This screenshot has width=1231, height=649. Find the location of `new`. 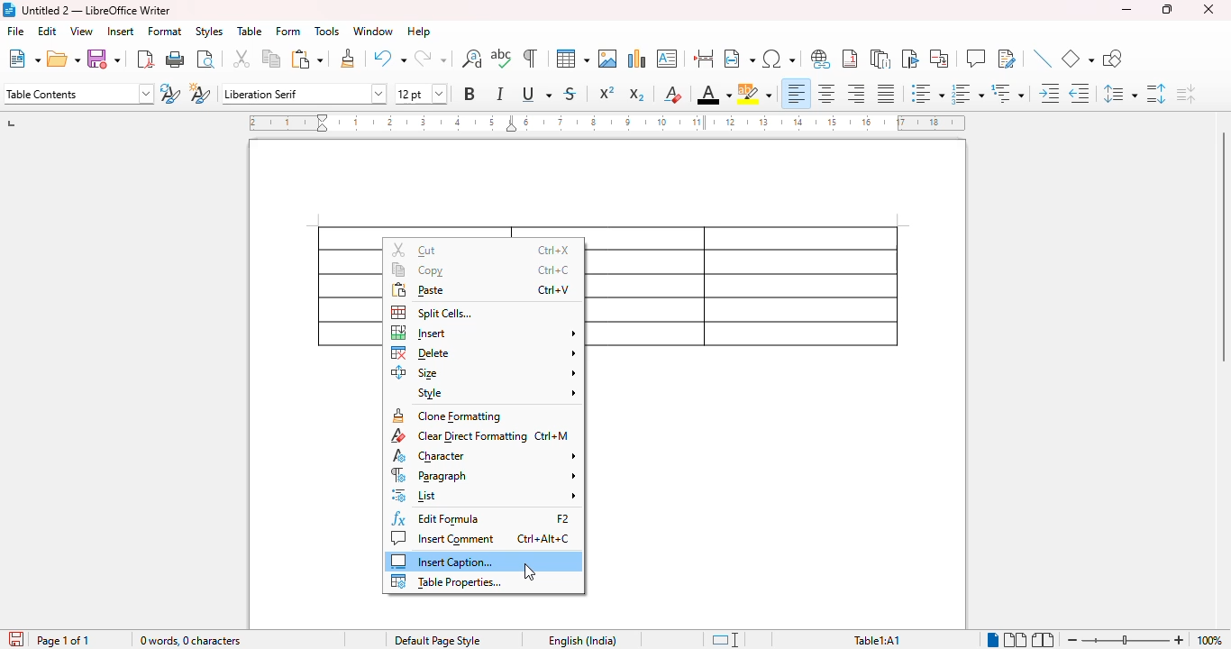

new is located at coordinates (24, 59).